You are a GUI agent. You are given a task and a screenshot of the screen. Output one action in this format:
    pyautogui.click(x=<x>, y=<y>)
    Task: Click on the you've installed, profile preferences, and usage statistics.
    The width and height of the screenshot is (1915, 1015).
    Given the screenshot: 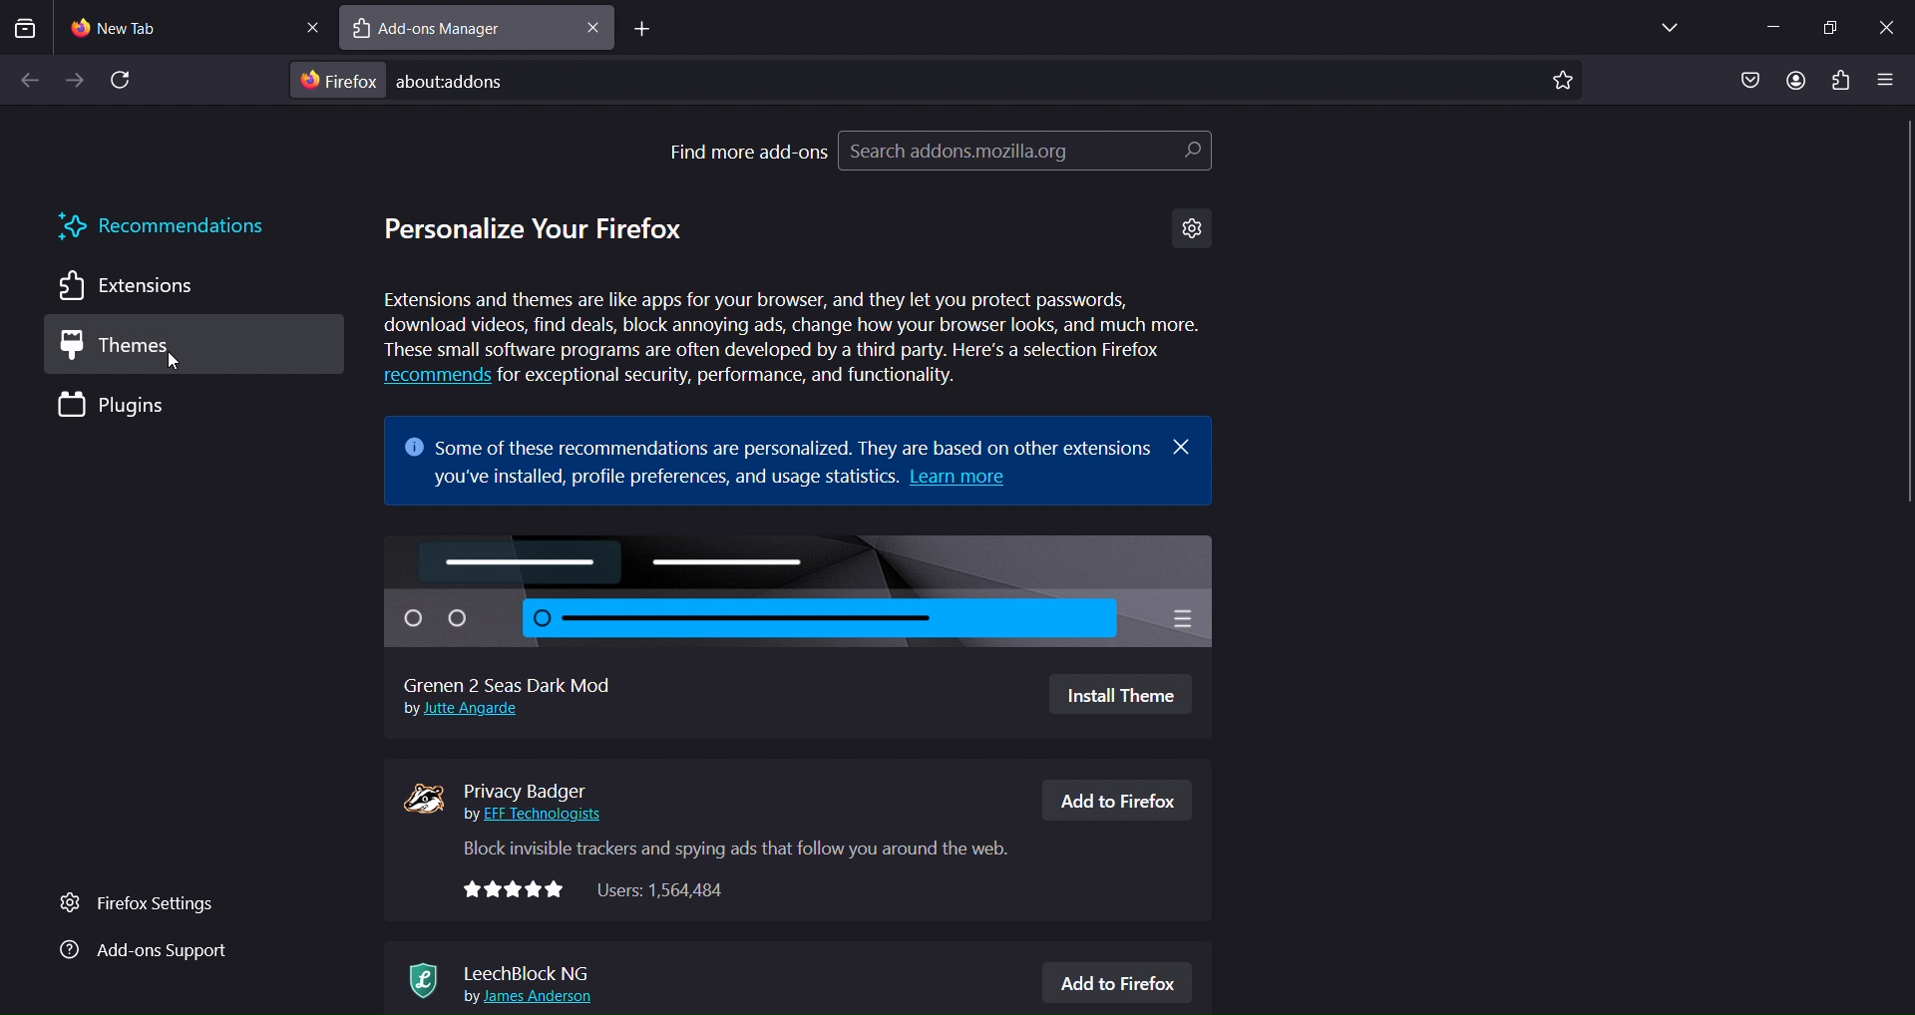 What is the action you would take?
    pyautogui.click(x=663, y=477)
    